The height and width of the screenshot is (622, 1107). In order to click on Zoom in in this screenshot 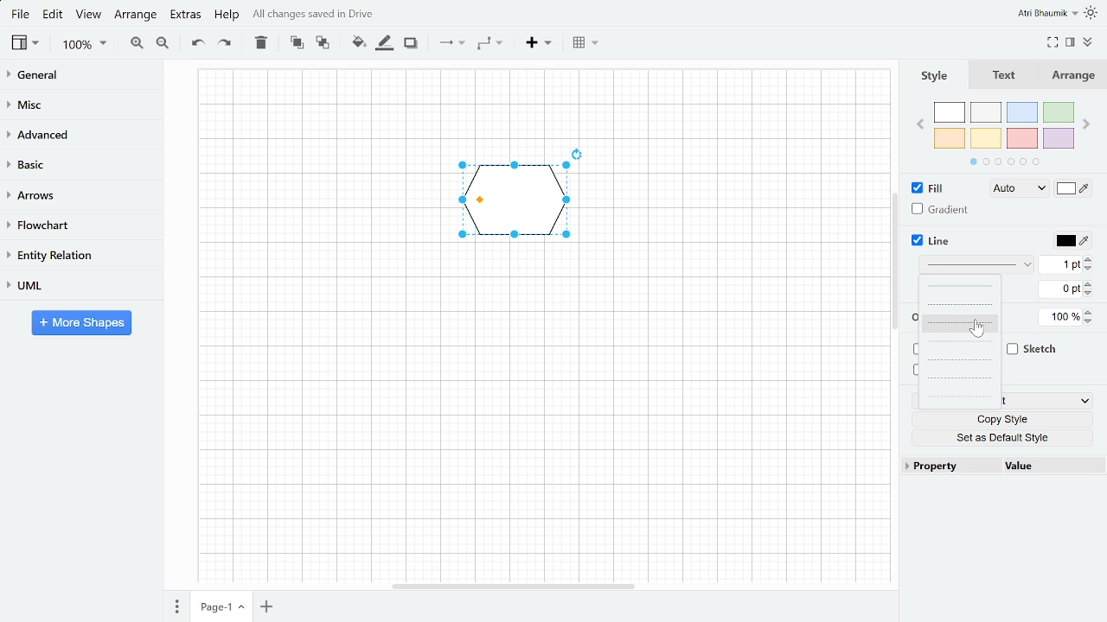, I will do `click(135, 45)`.